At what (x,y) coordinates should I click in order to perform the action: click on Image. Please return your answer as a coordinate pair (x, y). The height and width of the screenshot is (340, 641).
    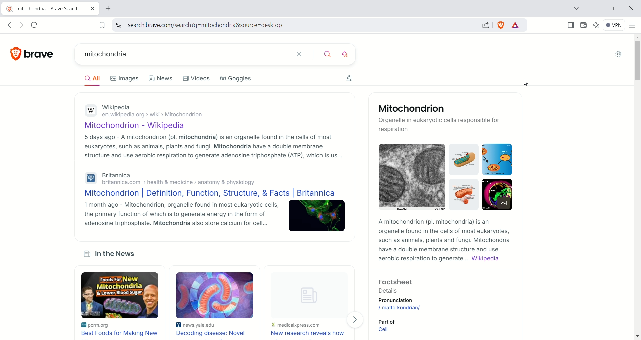
    Looking at the image, I should click on (214, 294).